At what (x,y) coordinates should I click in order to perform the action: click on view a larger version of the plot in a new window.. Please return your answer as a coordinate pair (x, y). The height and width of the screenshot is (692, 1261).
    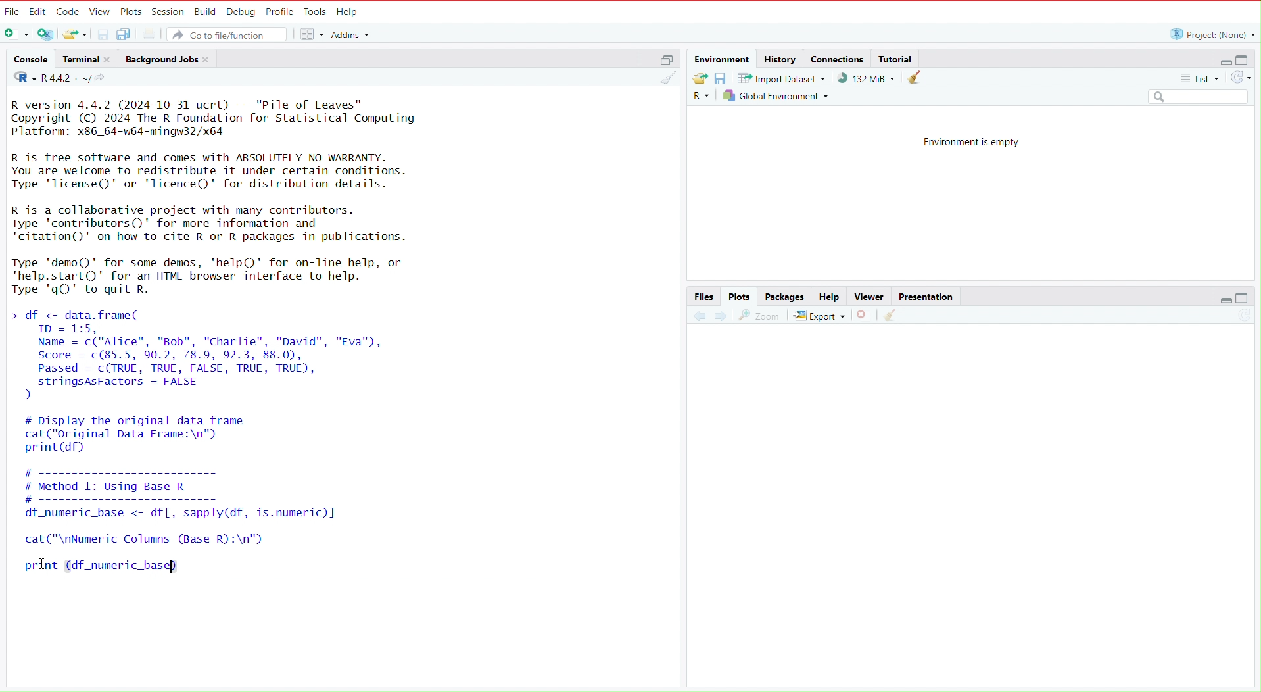
    Looking at the image, I should click on (760, 315).